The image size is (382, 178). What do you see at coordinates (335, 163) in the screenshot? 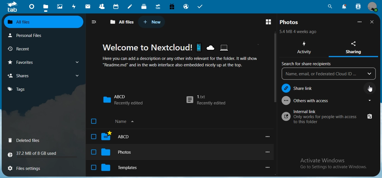
I see `text` at bounding box center [335, 163].